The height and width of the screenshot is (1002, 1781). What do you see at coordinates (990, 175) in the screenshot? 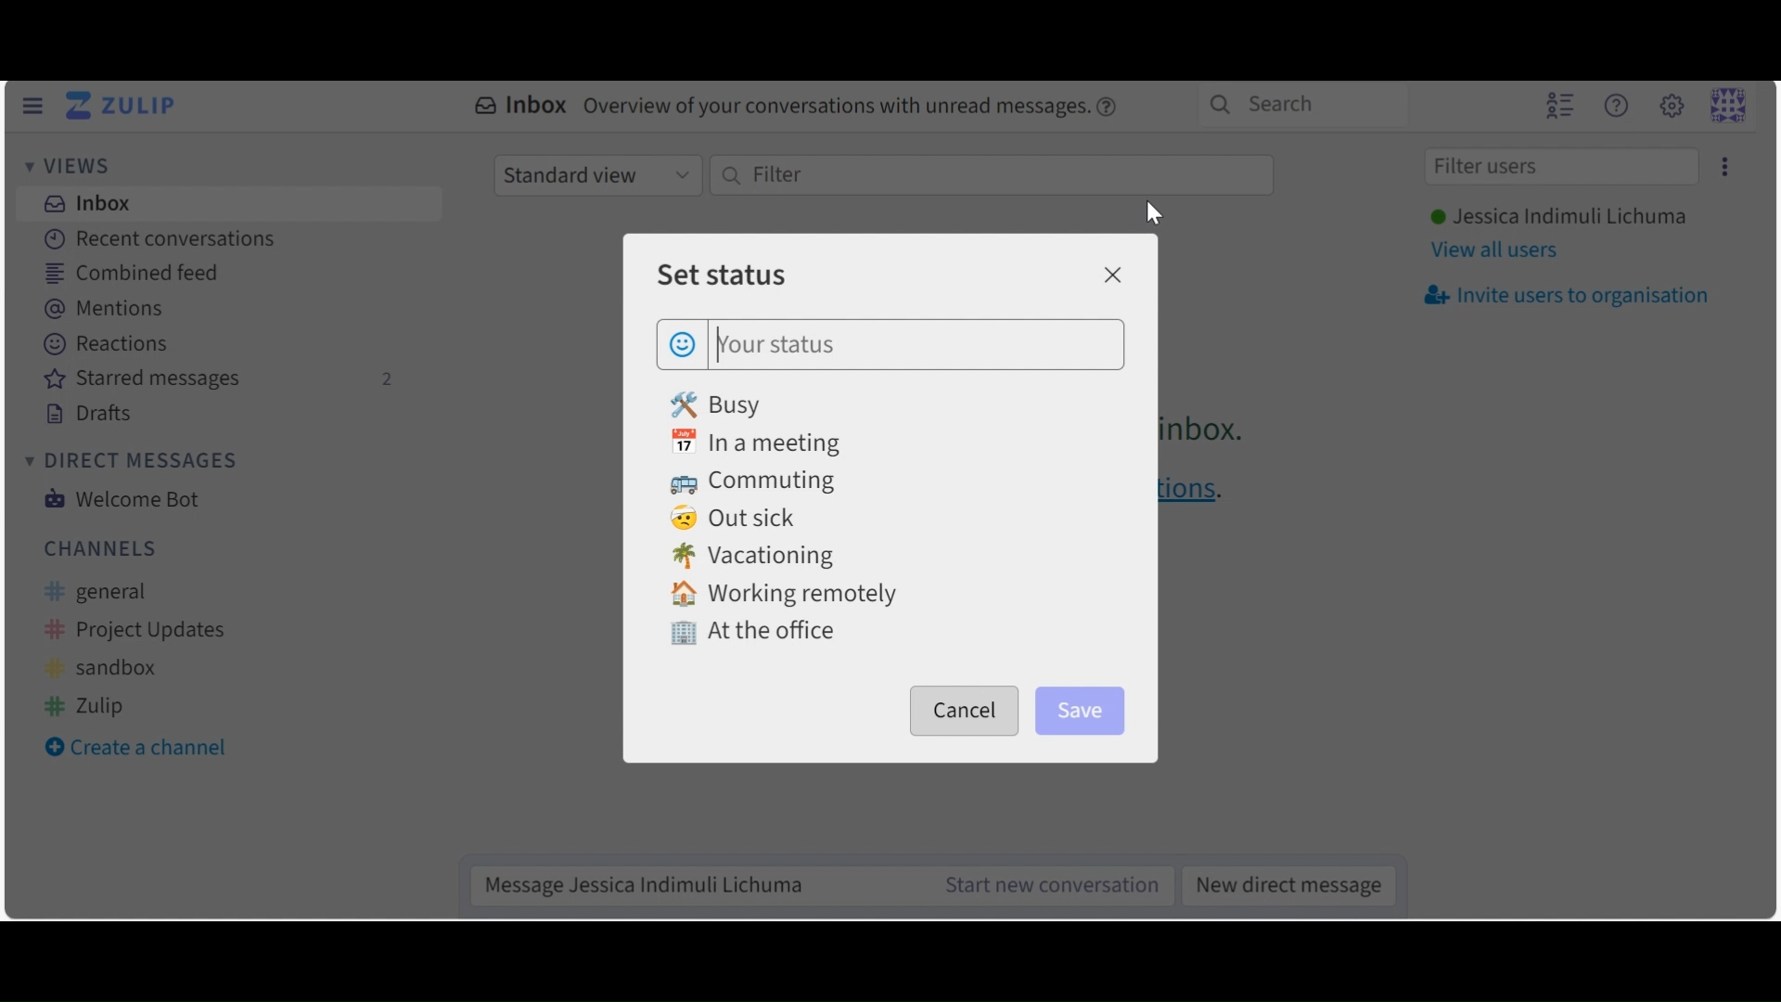
I see `Filter` at bounding box center [990, 175].